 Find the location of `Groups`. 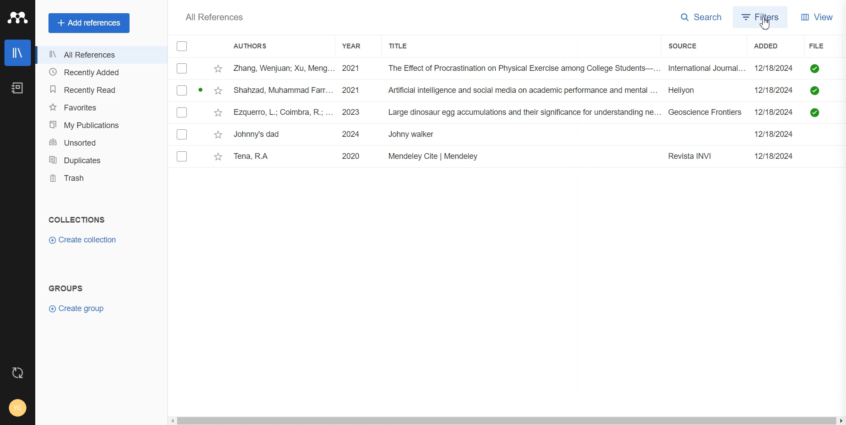

Groups is located at coordinates (66, 288).